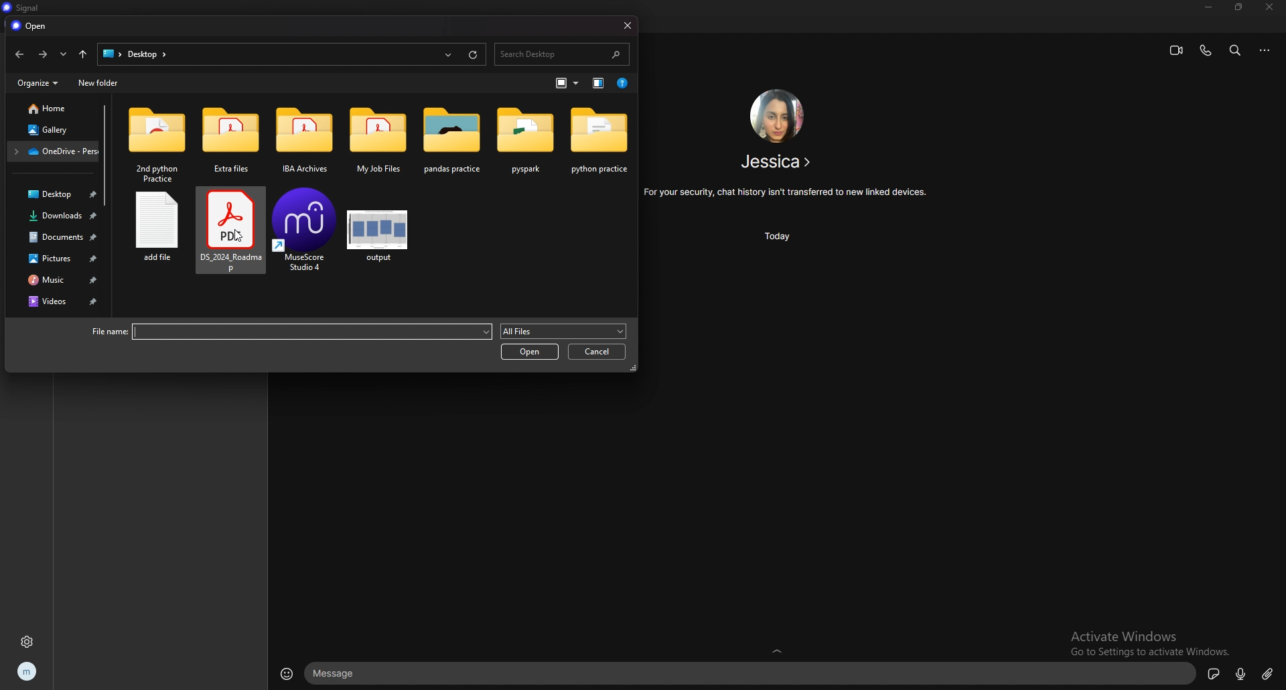 This screenshot has width=1286, height=690. Describe the element at coordinates (228, 140) in the screenshot. I see `folder` at that location.